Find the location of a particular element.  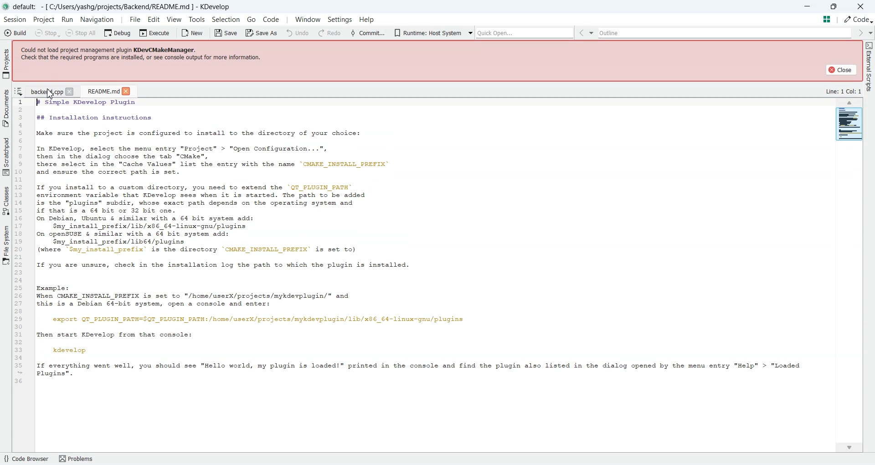

$Smy install prefix/l1ibé4/plugins is located at coordinates (119, 242).